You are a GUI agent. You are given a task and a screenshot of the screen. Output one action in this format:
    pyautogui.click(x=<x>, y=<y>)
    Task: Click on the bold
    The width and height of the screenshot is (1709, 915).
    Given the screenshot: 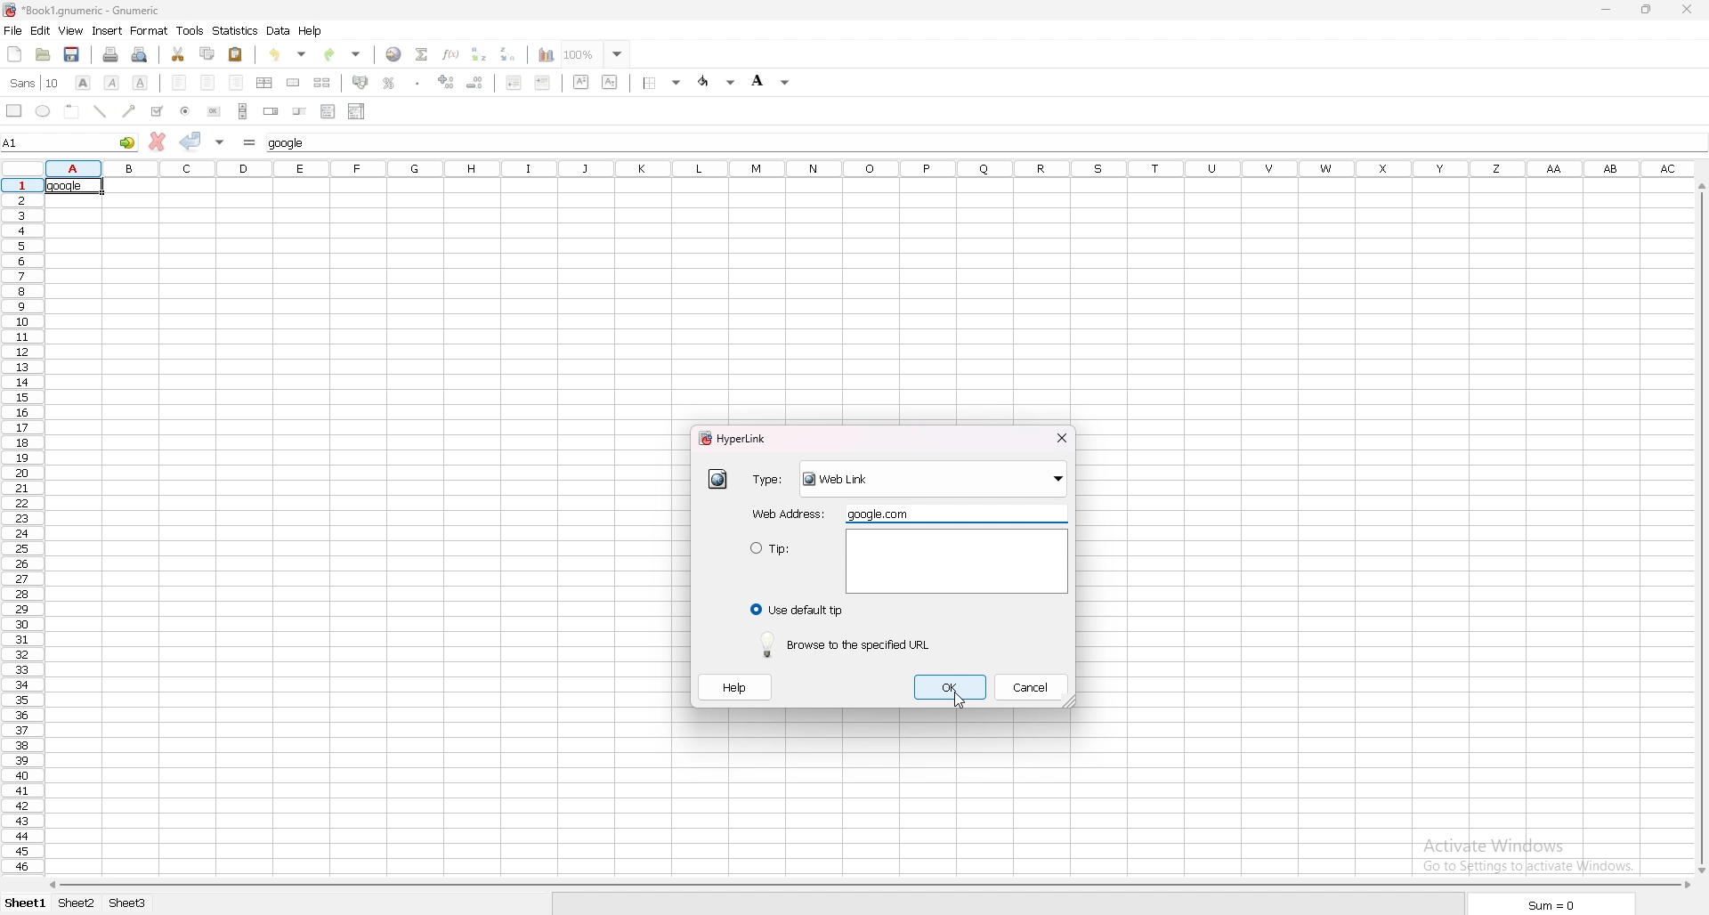 What is the action you would take?
    pyautogui.click(x=84, y=83)
    